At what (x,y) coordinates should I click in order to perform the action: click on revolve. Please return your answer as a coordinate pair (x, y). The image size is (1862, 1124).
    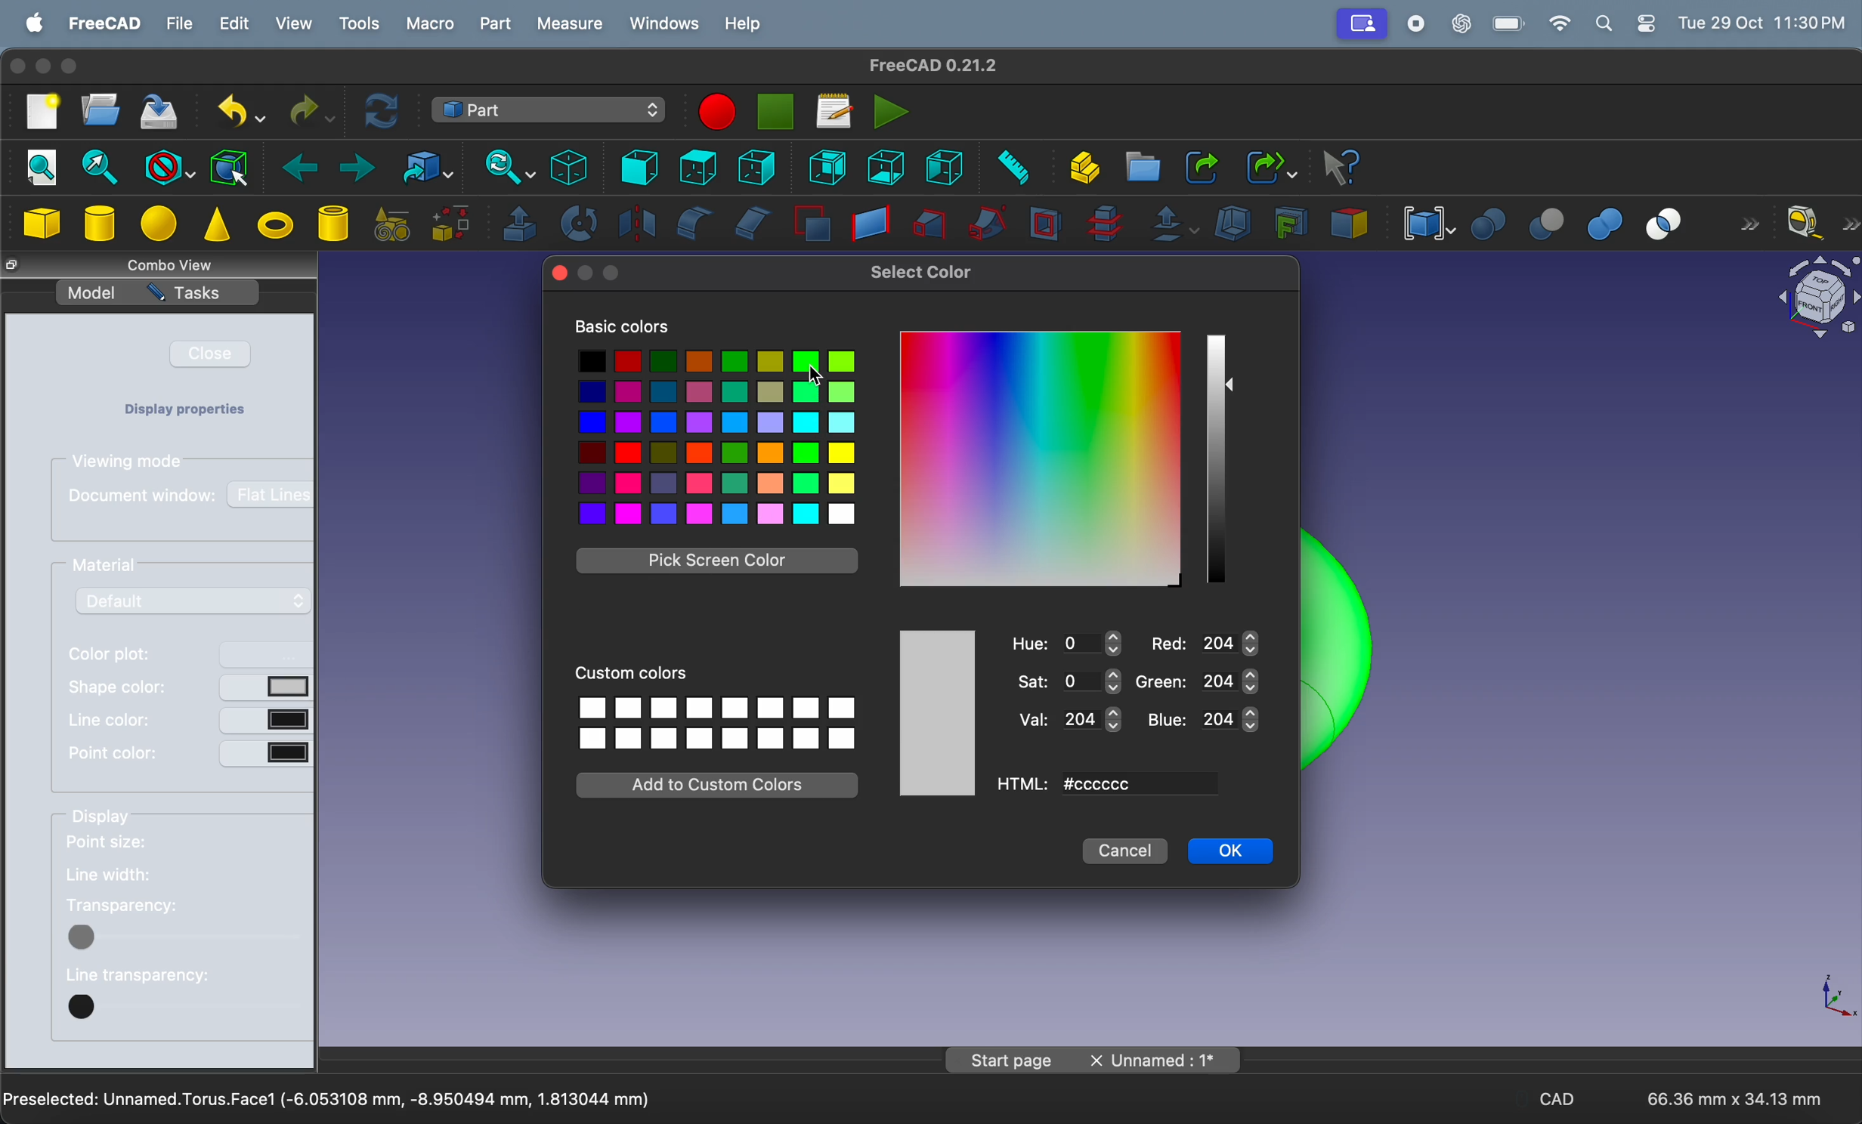
    Looking at the image, I should click on (578, 224).